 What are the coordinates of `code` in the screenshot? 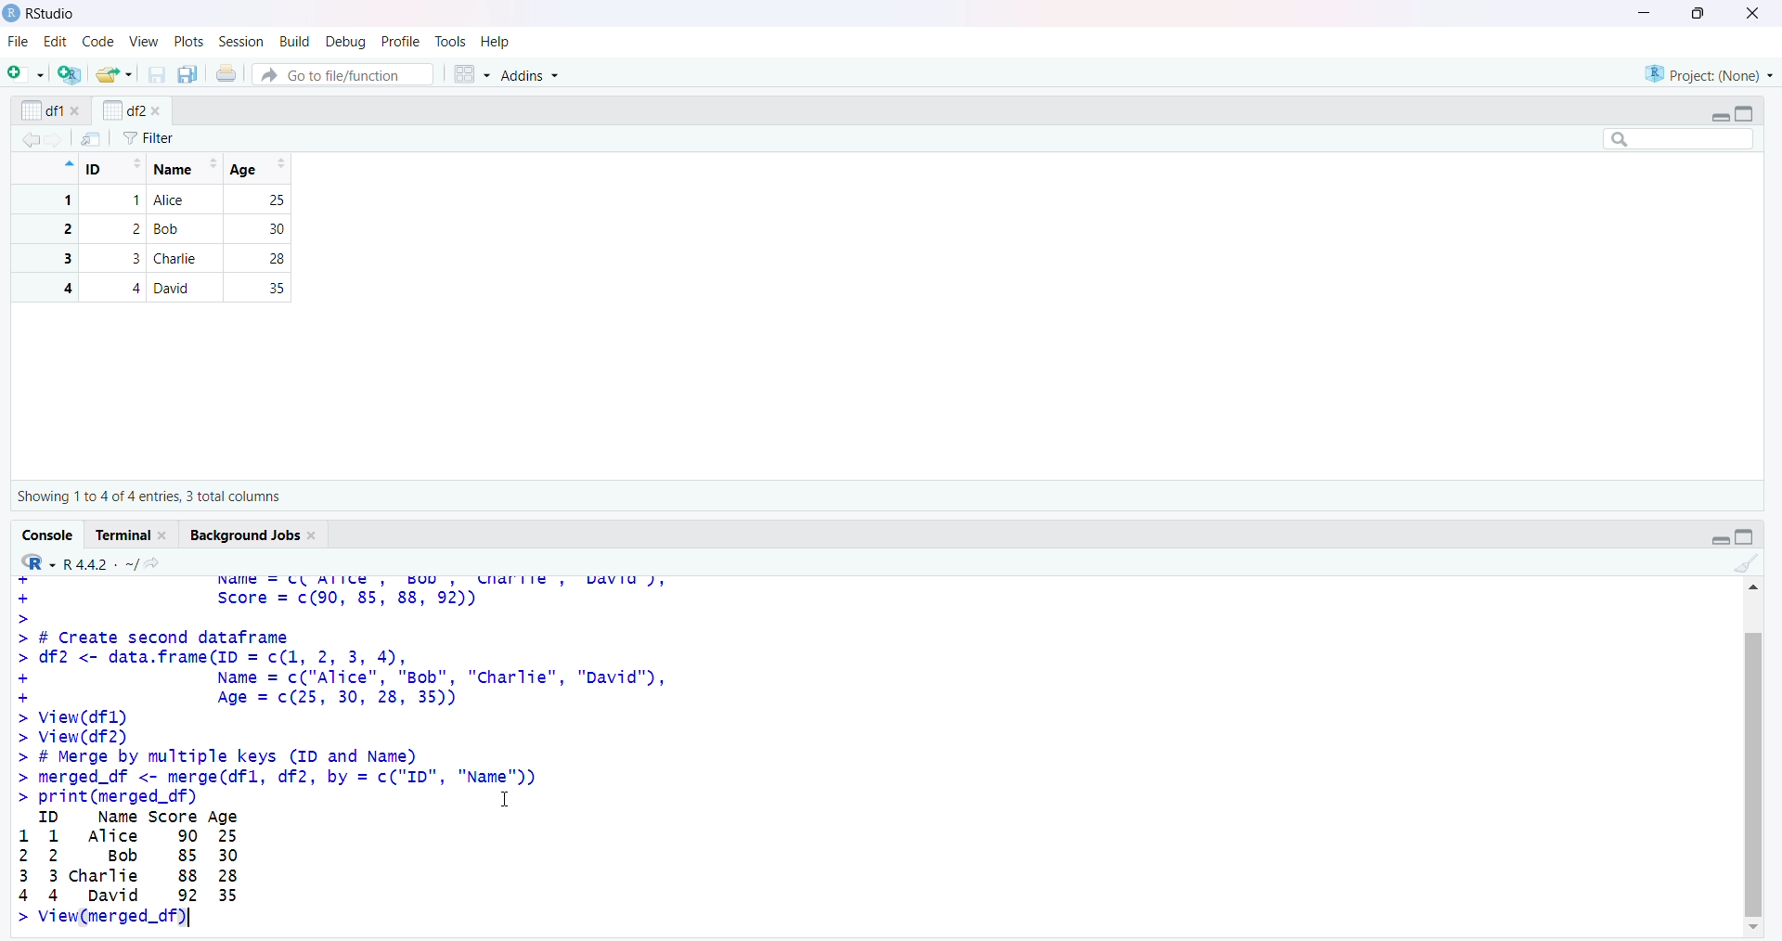 It's located at (99, 41).